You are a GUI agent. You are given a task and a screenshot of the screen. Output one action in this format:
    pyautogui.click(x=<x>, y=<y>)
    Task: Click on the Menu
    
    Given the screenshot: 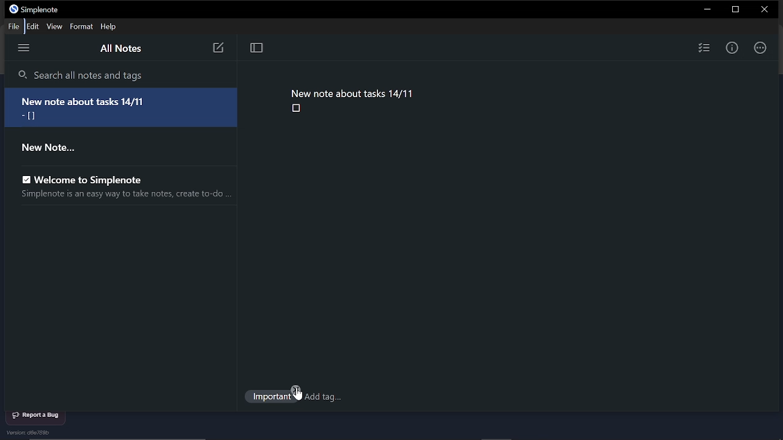 What is the action you would take?
    pyautogui.click(x=27, y=49)
    